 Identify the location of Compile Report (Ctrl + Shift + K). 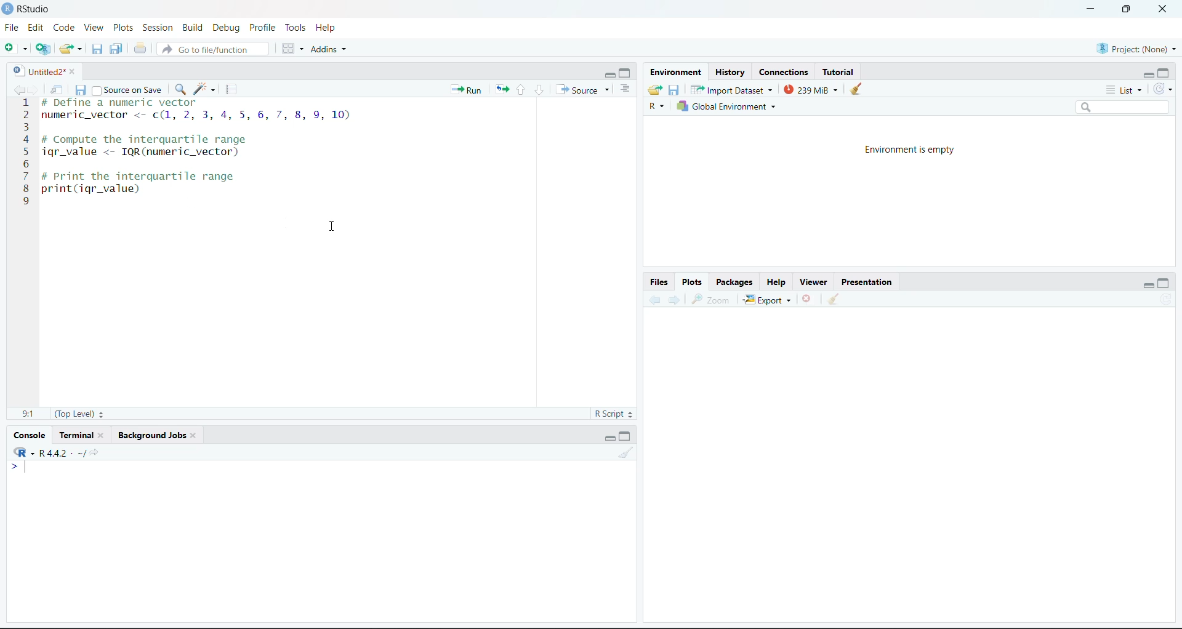
(231, 87).